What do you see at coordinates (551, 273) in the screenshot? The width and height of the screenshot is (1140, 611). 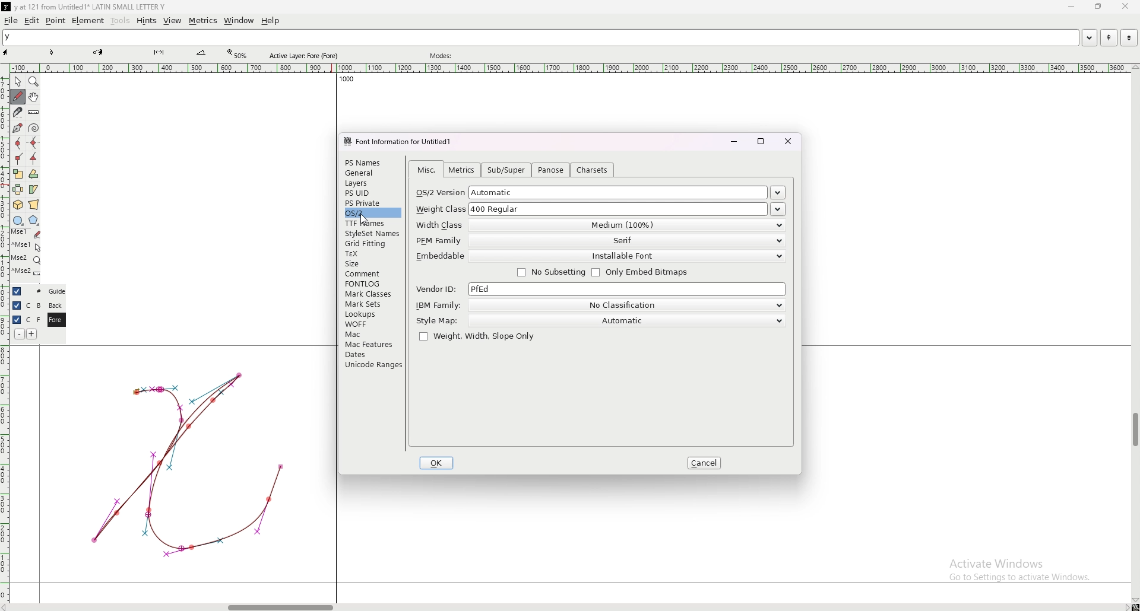 I see `no subsetting` at bounding box center [551, 273].